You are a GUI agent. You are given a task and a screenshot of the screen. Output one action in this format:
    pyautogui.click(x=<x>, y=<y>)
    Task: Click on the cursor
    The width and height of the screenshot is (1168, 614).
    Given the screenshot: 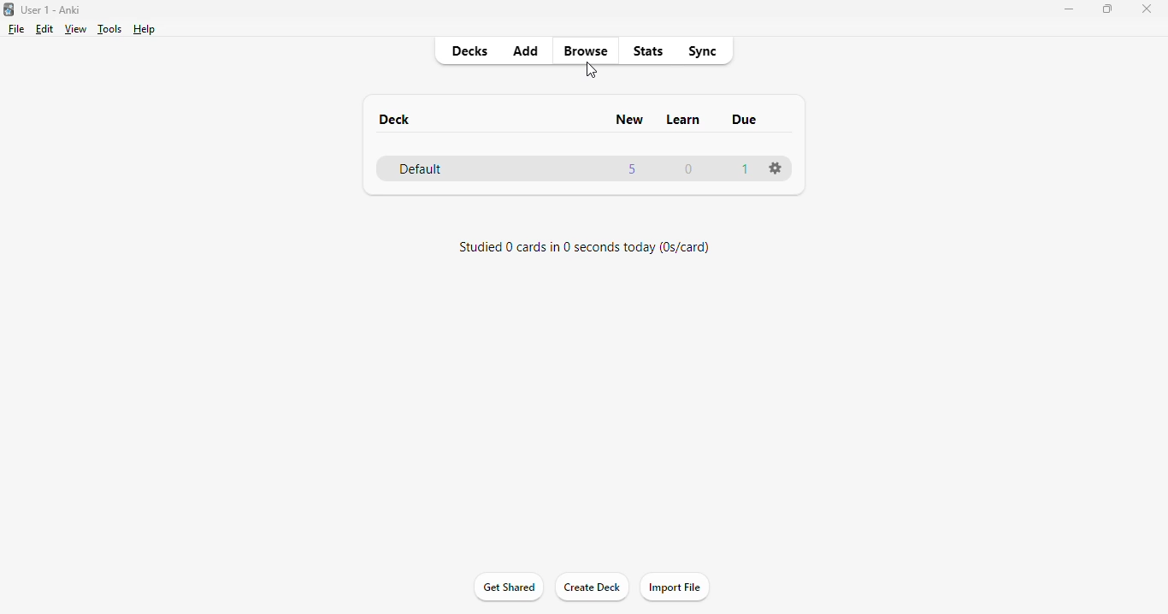 What is the action you would take?
    pyautogui.click(x=590, y=70)
    